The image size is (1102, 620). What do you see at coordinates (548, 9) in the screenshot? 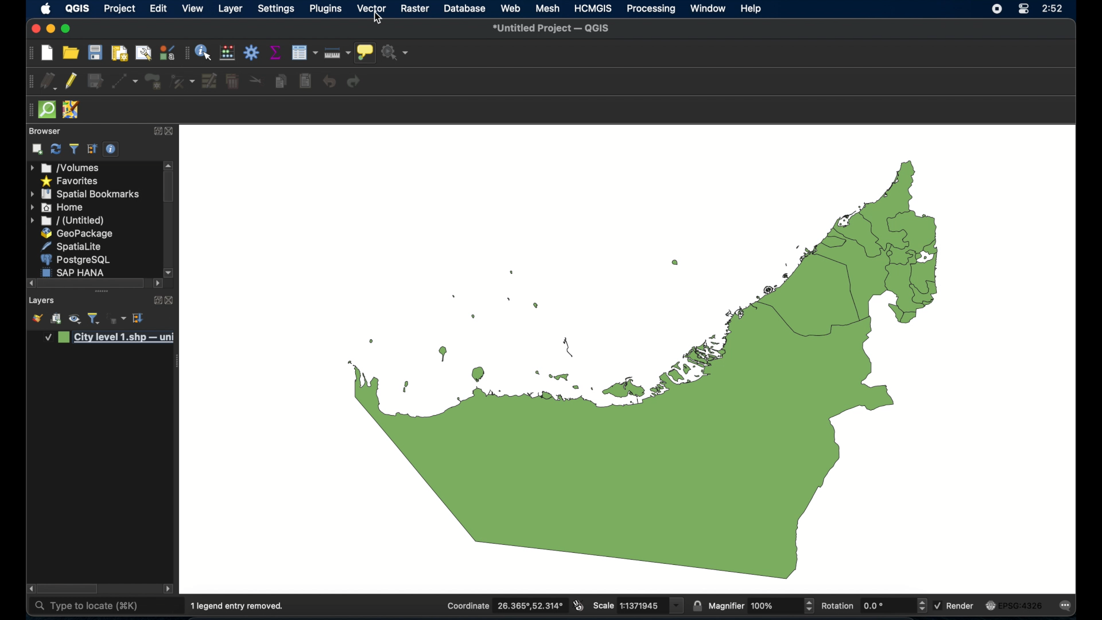
I see `mesh` at bounding box center [548, 9].